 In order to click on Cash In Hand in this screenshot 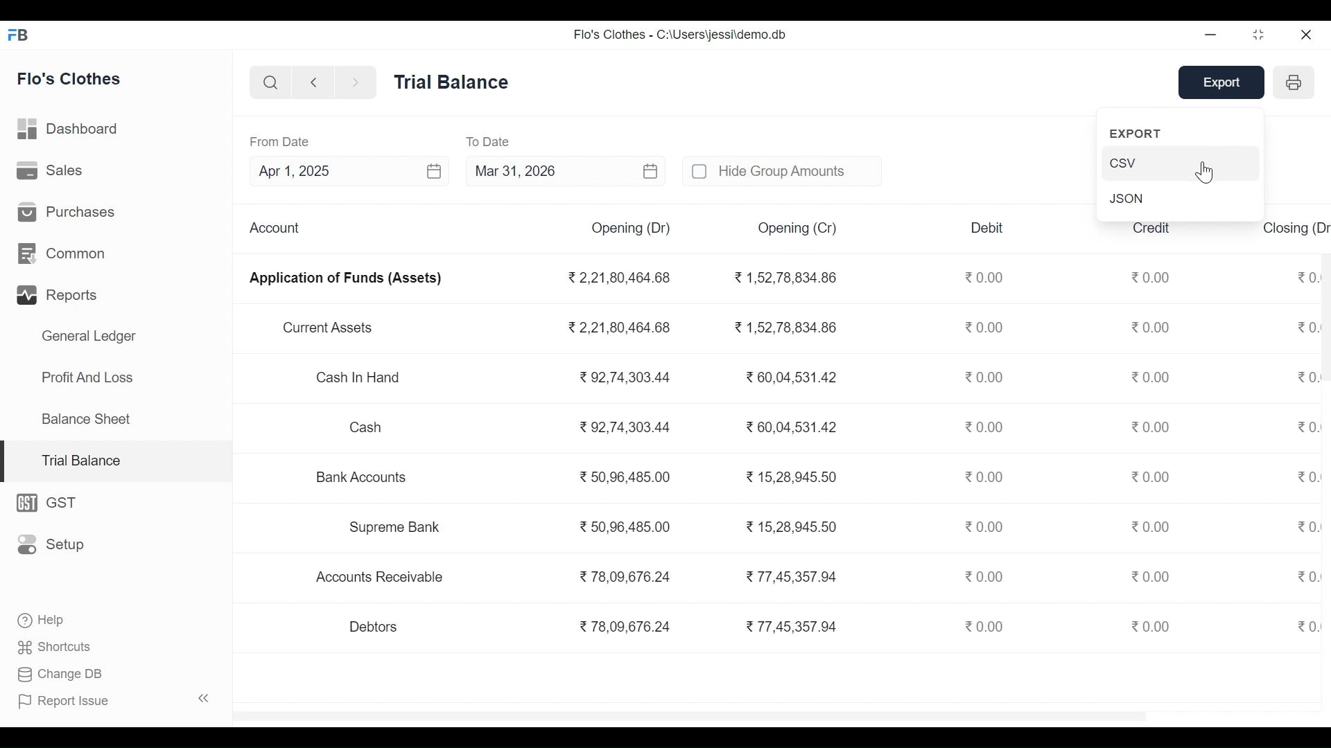, I will do `click(364, 379)`.